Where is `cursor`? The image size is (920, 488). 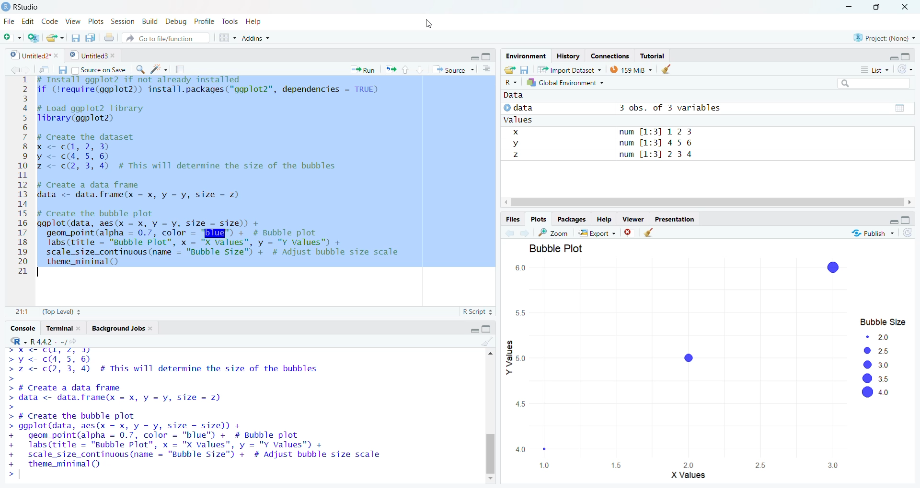 cursor is located at coordinates (427, 25).